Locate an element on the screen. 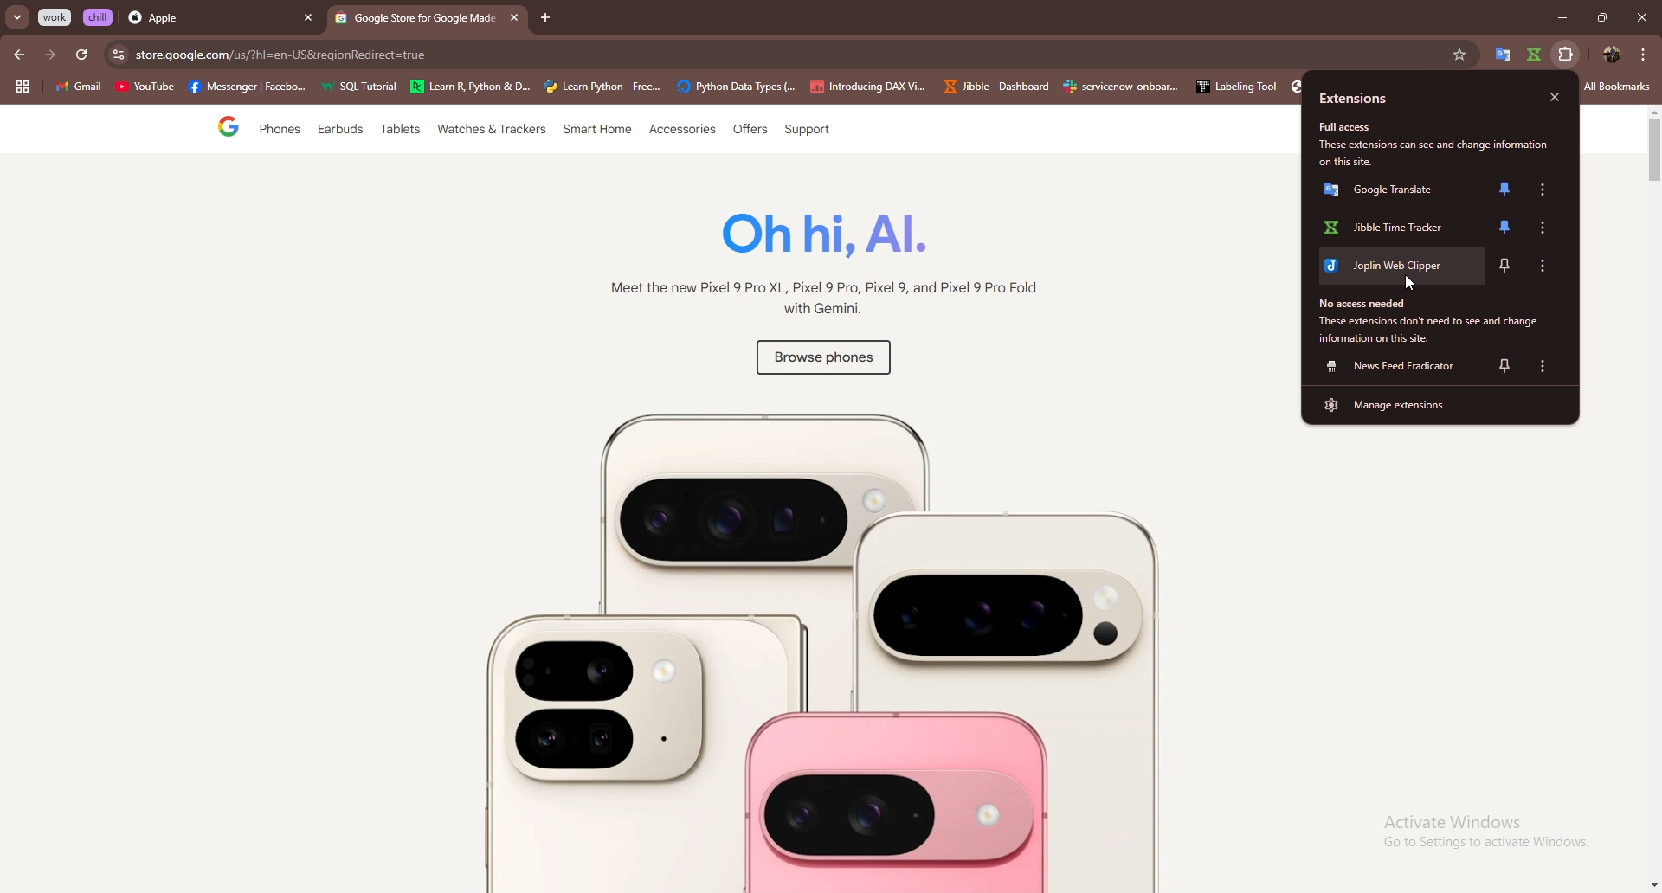 This screenshot has height=893, width=1662. Introducing DAX Vi.. is located at coordinates (868, 87).